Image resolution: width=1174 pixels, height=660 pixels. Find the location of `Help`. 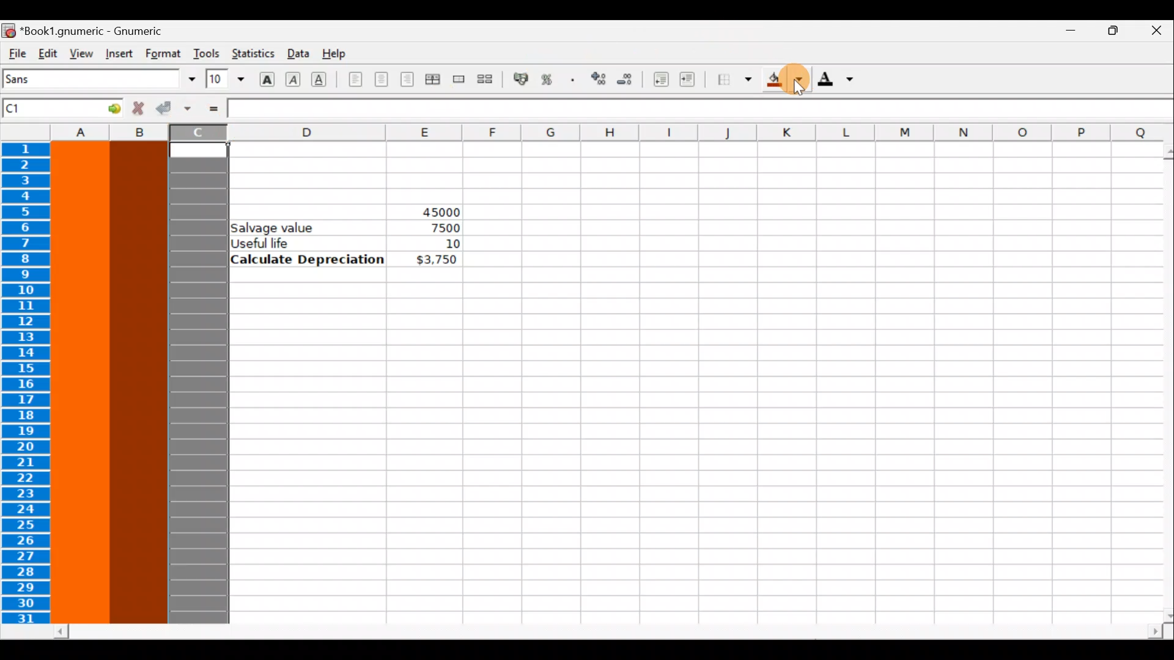

Help is located at coordinates (338, 54).